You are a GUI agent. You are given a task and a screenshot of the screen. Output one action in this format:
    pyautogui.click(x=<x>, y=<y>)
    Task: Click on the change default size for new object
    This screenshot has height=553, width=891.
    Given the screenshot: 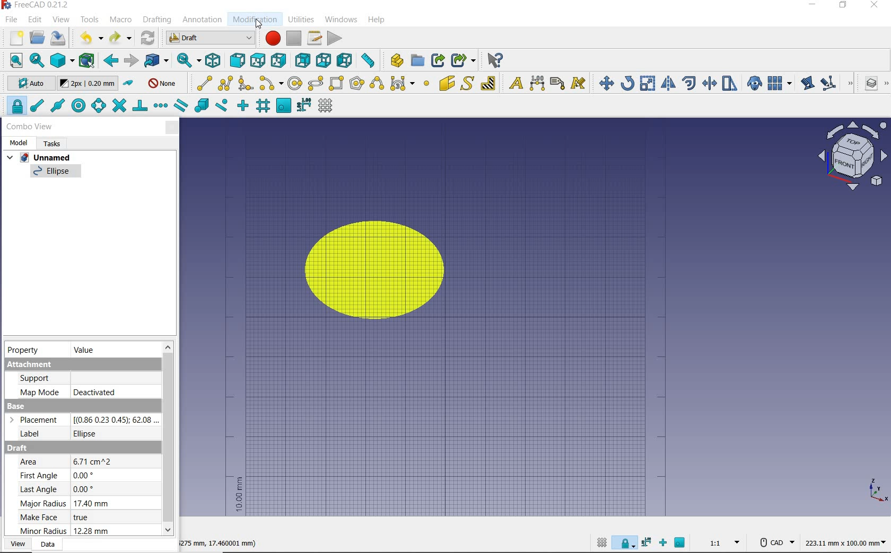 What is the action you would take?
    pyautogui.click(x=88, y=84)
    